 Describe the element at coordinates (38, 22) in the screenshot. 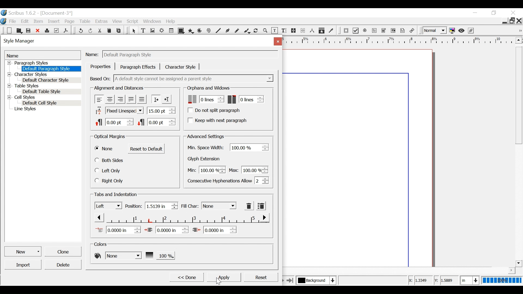

I see `Item` at that location.